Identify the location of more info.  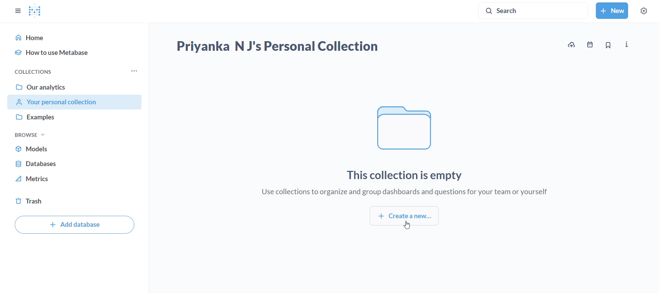
(626, 45).